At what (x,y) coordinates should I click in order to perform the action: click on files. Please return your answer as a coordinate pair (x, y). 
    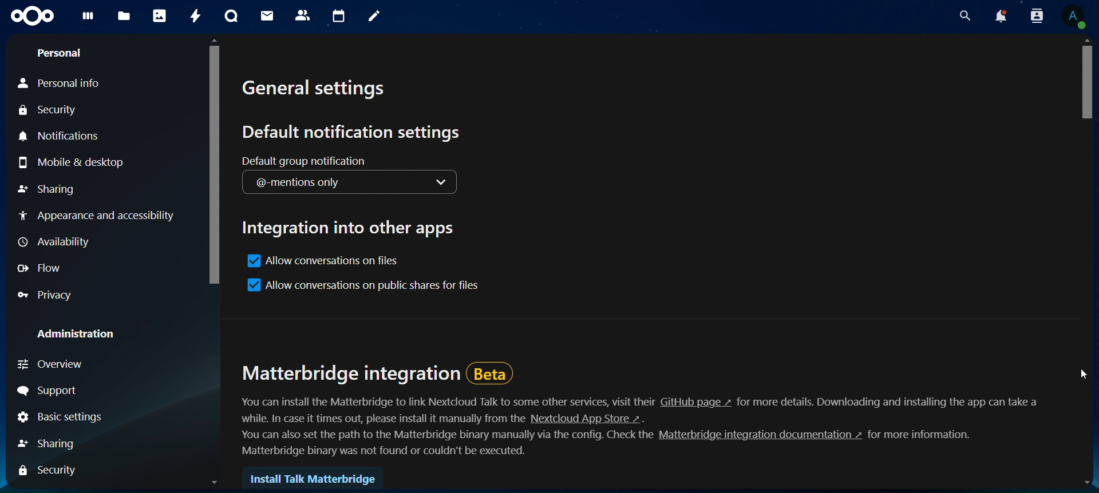
    Looking at the image, I should click on (124, 17).